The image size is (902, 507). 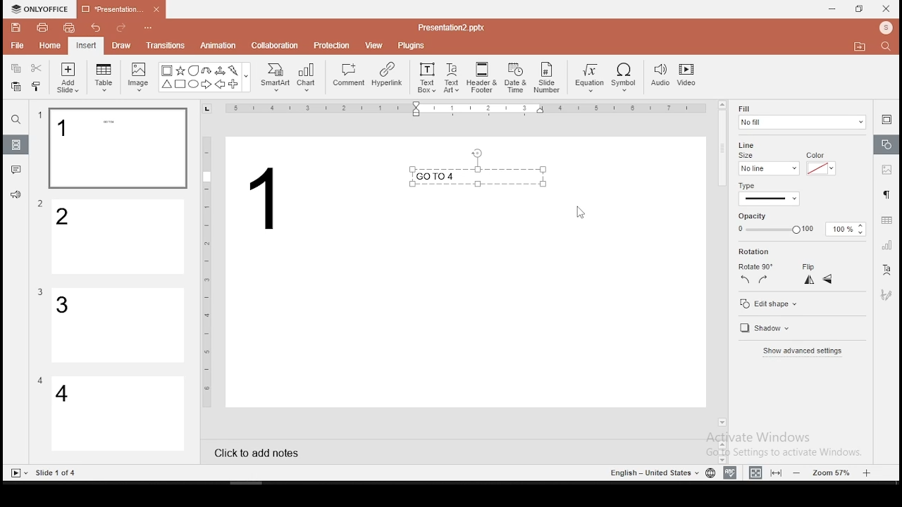 I want to click on Arrow Right, so click(x=207, y=85).